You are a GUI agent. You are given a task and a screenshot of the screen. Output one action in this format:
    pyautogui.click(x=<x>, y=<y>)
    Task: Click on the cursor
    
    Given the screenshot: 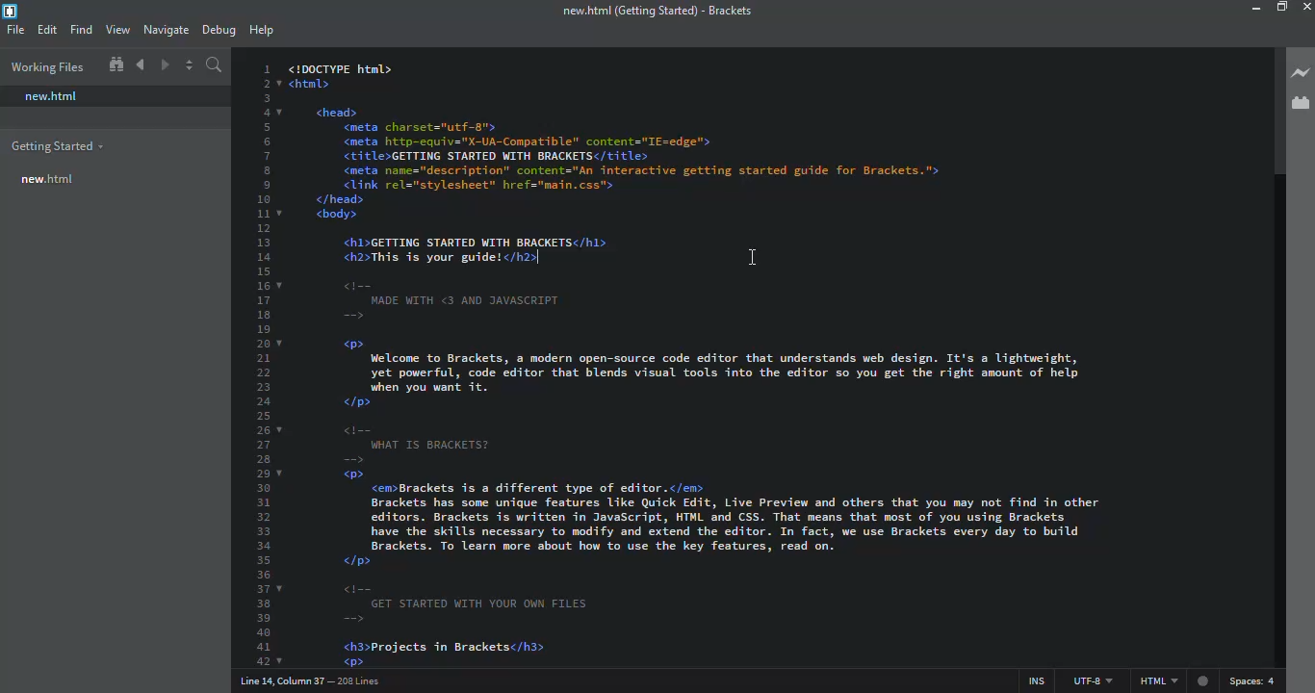 What is the action you would take?
    pyautogui.click(x=754, y=259)
    